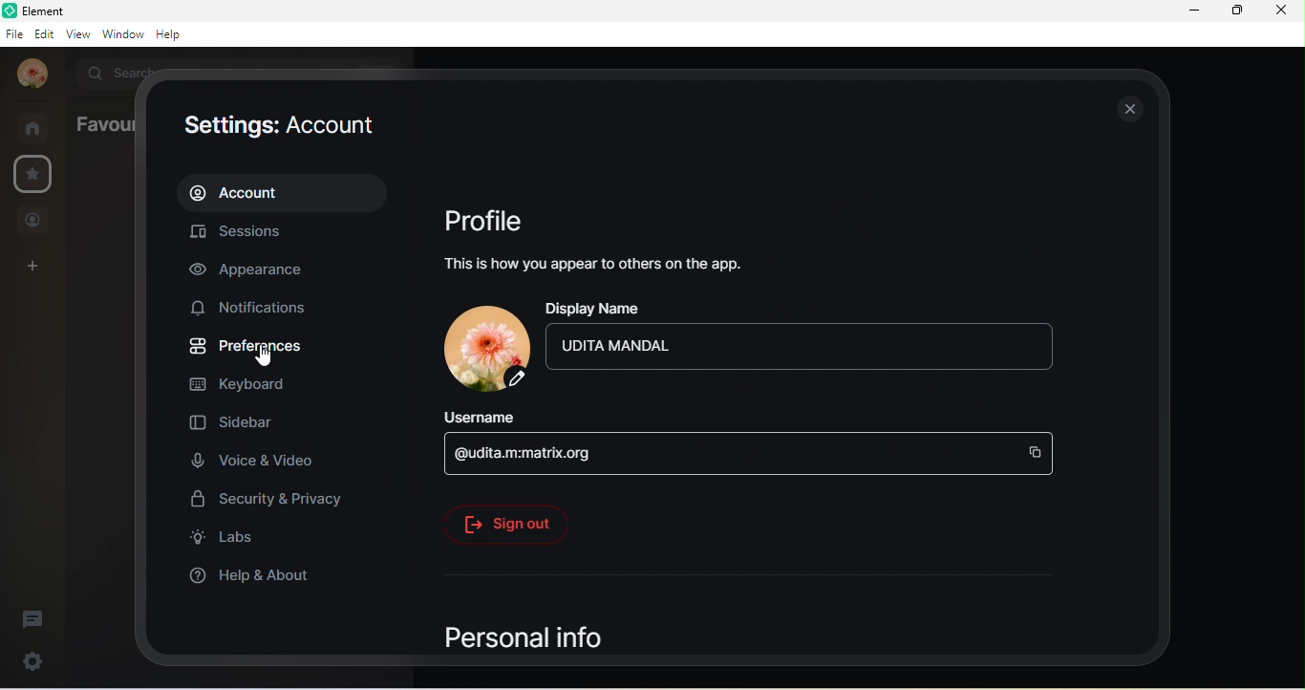 This screenshot has width=1305, height=690. What do you see at coordinates (289, 124) in the screenshot?
I see `settings: account` at bounding box center [289, 124].